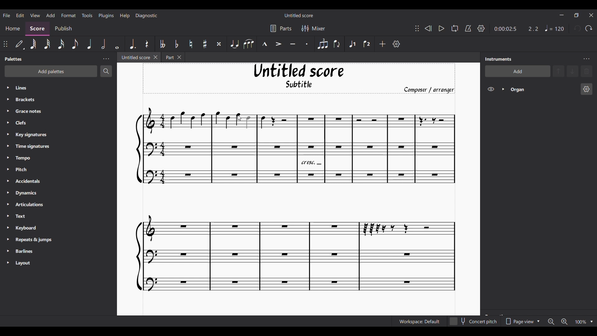  What do you see at coordinates (37, 29) in the screenshot?
I see `Score section, highlighted` at bounding box center [37, 29].